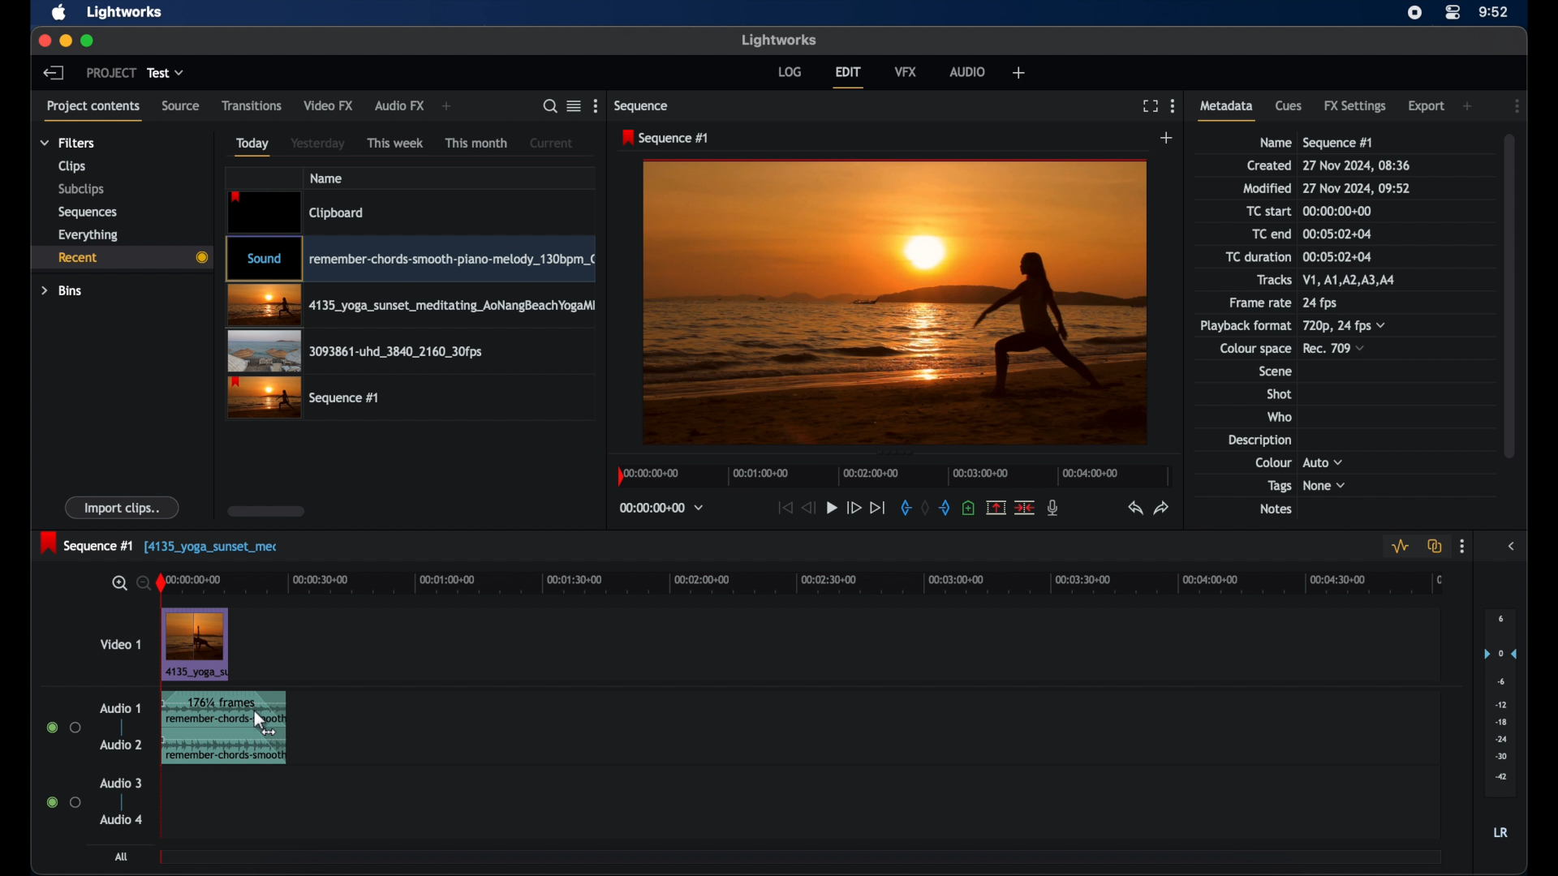 Image resolution: width=1558 pixels, height=876 pixels. Describe the element at coordinates (264, 724) in the screenshot. I see `cursor` at that location.